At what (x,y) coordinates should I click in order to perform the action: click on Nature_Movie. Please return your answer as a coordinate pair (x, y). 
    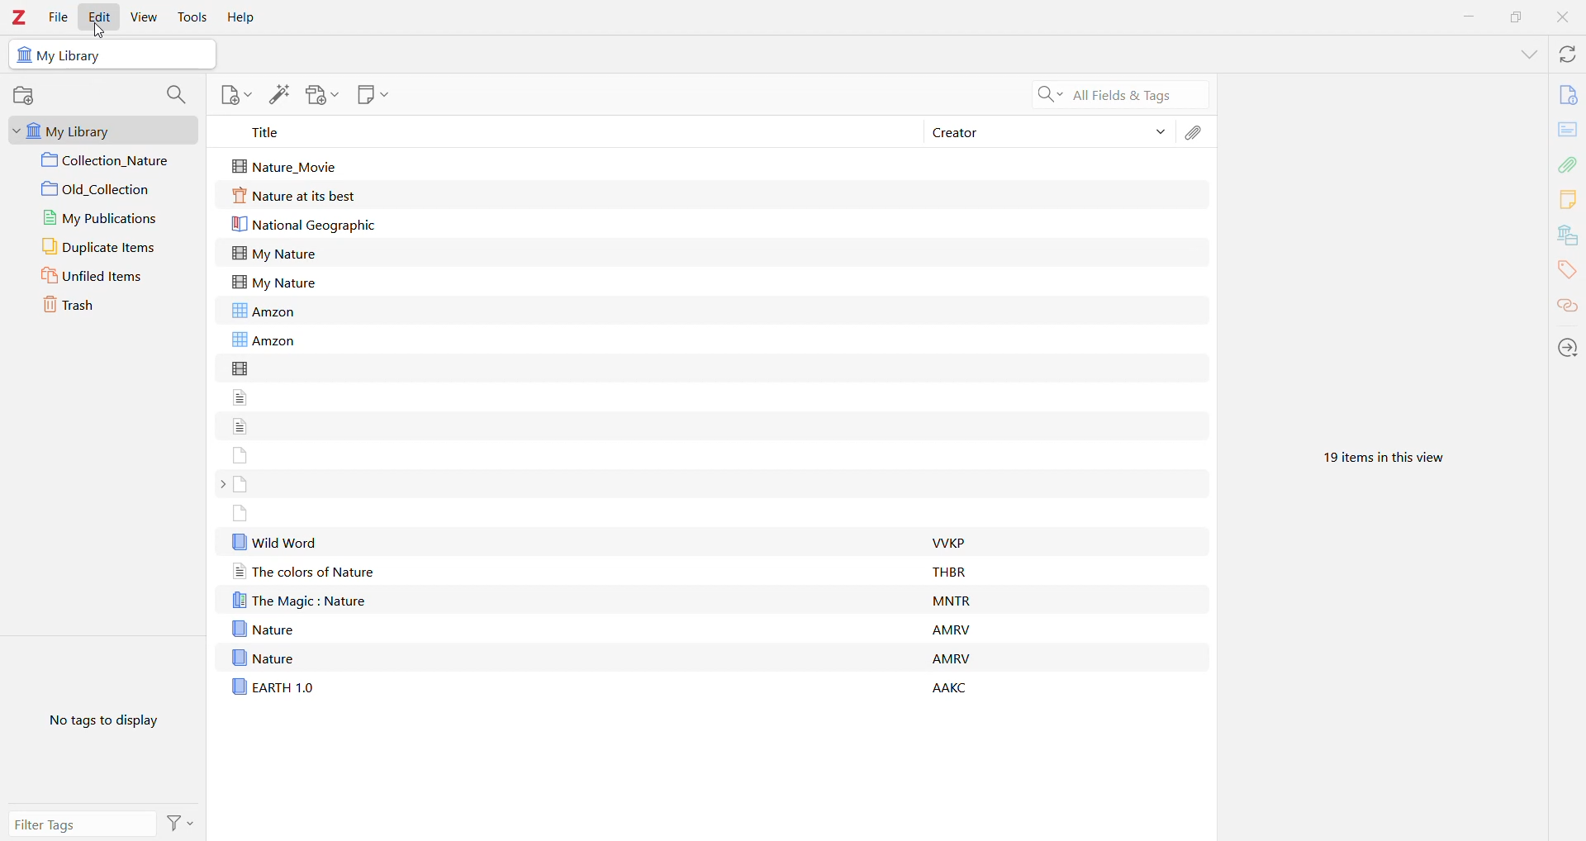
    Looking at the image, I should click on (290, 164).